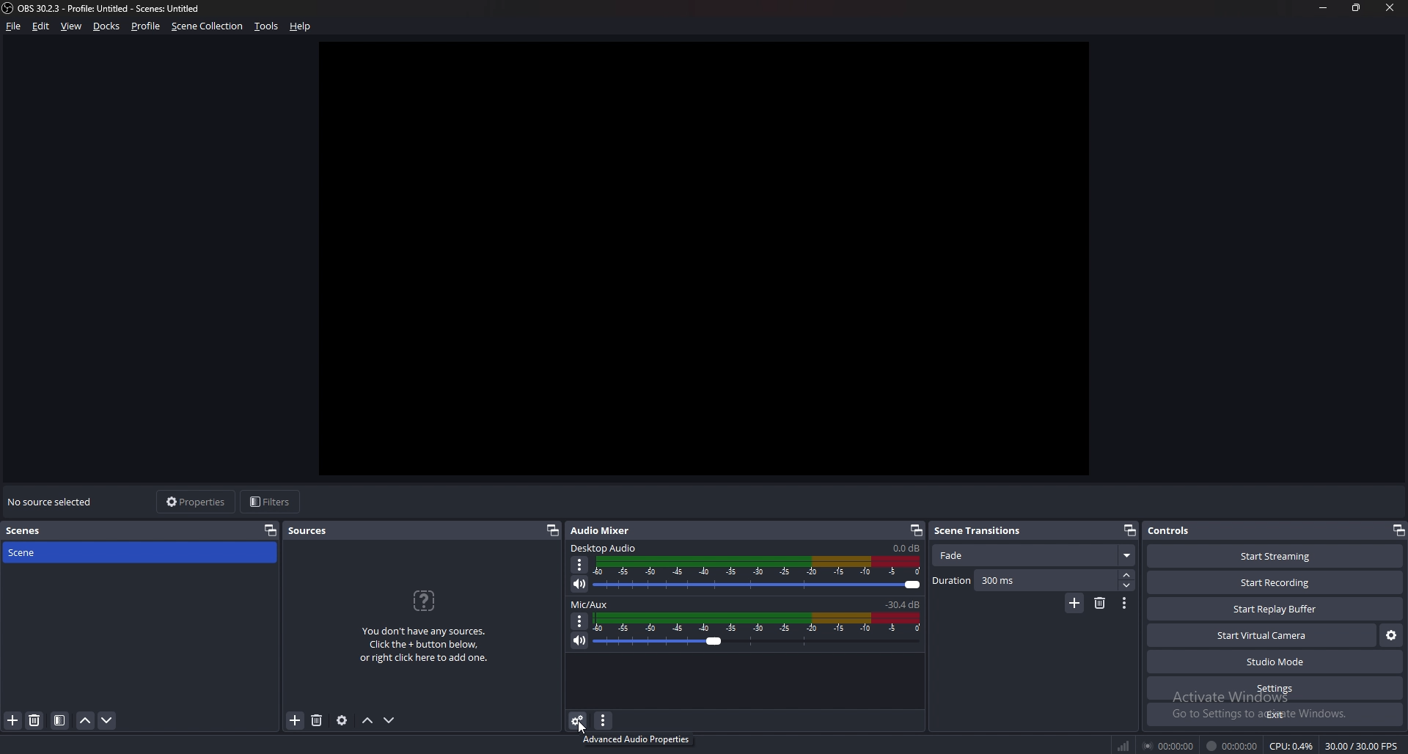 The height and width of the screenshot is (754, 1408). Describe the element at coordinates (422, 600) in the screenshot. I see `icon` at that location.